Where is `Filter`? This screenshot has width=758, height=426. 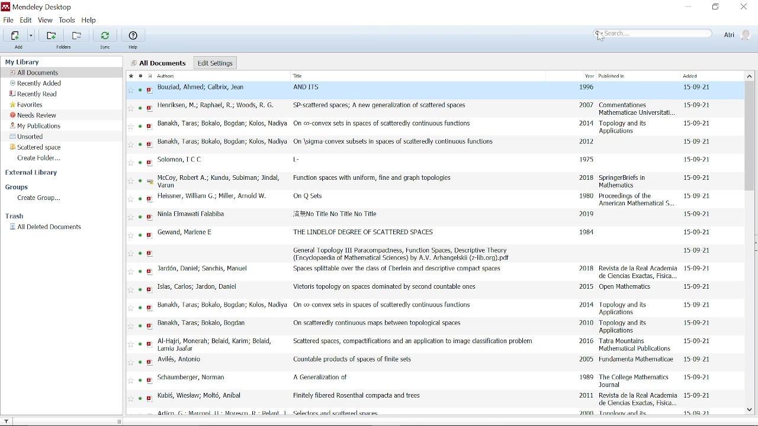
Filter is located at coordinates (7, 421).